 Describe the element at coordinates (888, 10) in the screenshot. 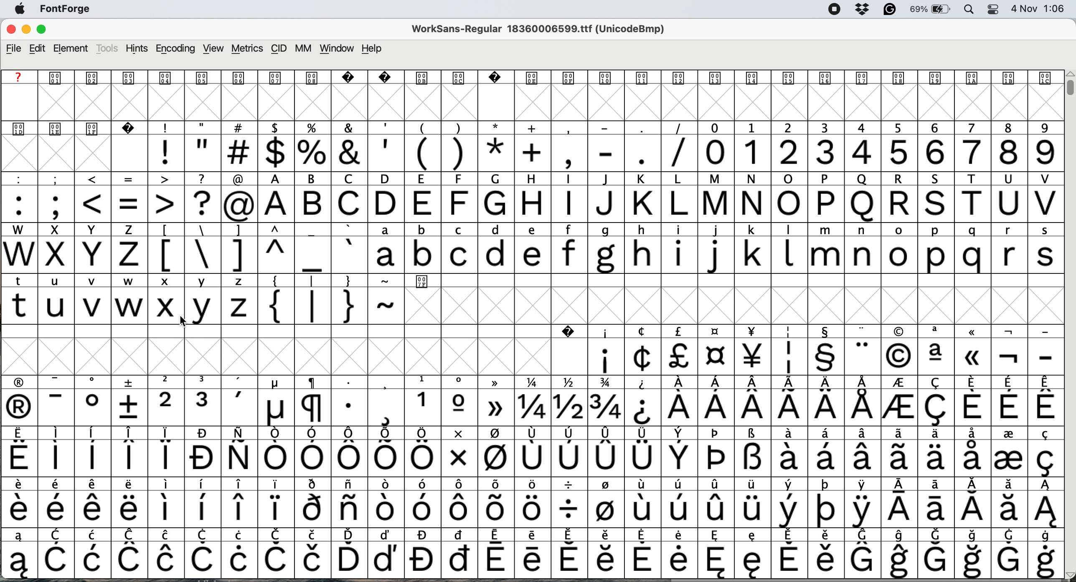

I see `grammarly` at that location.